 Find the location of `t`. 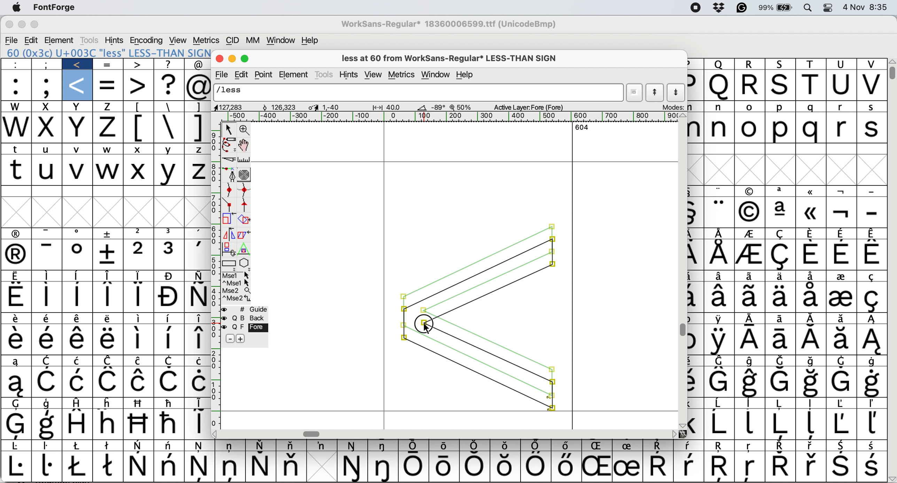

t is located at coordinates (17, 170).